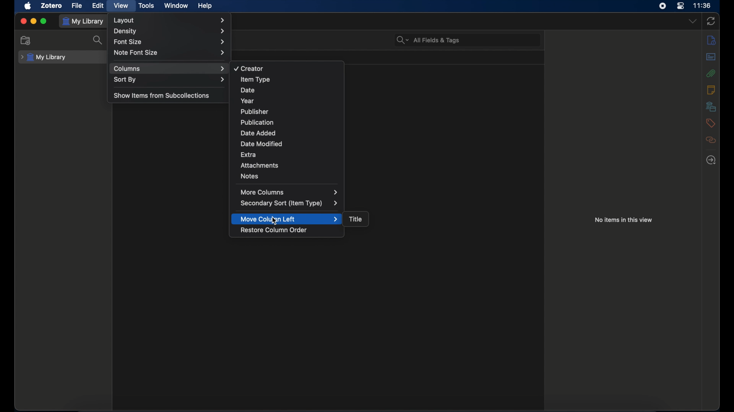  I want to click on view, so click(121, 6).